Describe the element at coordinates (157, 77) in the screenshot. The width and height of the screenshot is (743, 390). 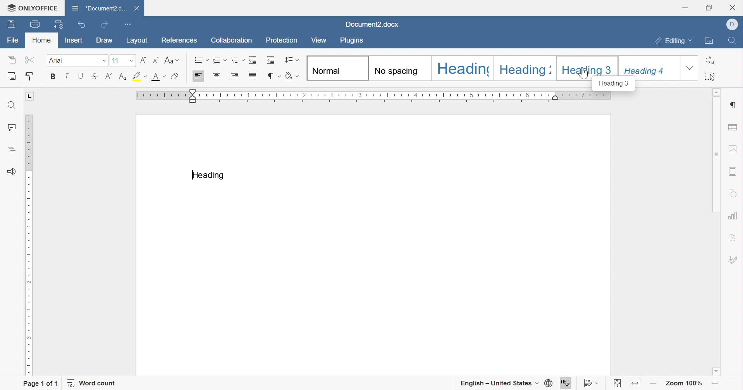
I see `Font color` at that location.